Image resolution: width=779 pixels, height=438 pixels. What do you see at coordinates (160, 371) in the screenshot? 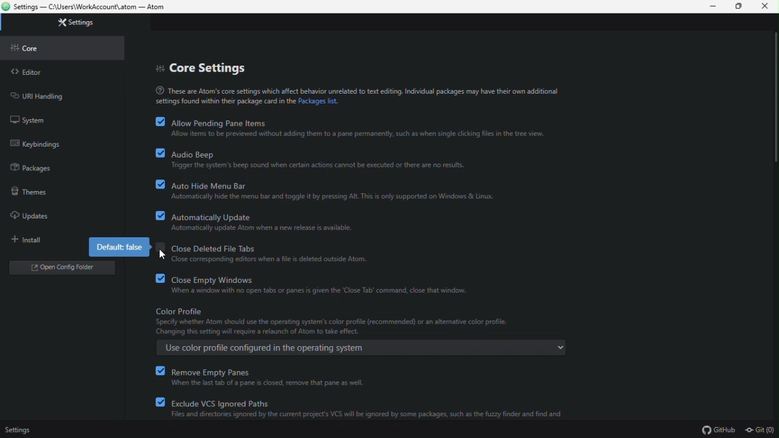
I see `checkbox` at bounding box center [160, 371].